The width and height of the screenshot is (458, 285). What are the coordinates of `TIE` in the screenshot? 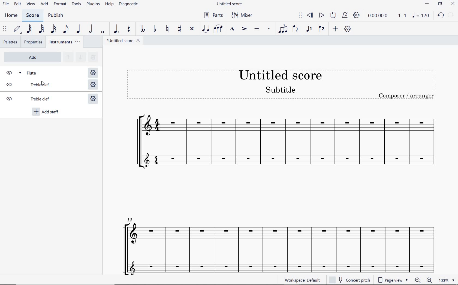 It's located at (206, 29).